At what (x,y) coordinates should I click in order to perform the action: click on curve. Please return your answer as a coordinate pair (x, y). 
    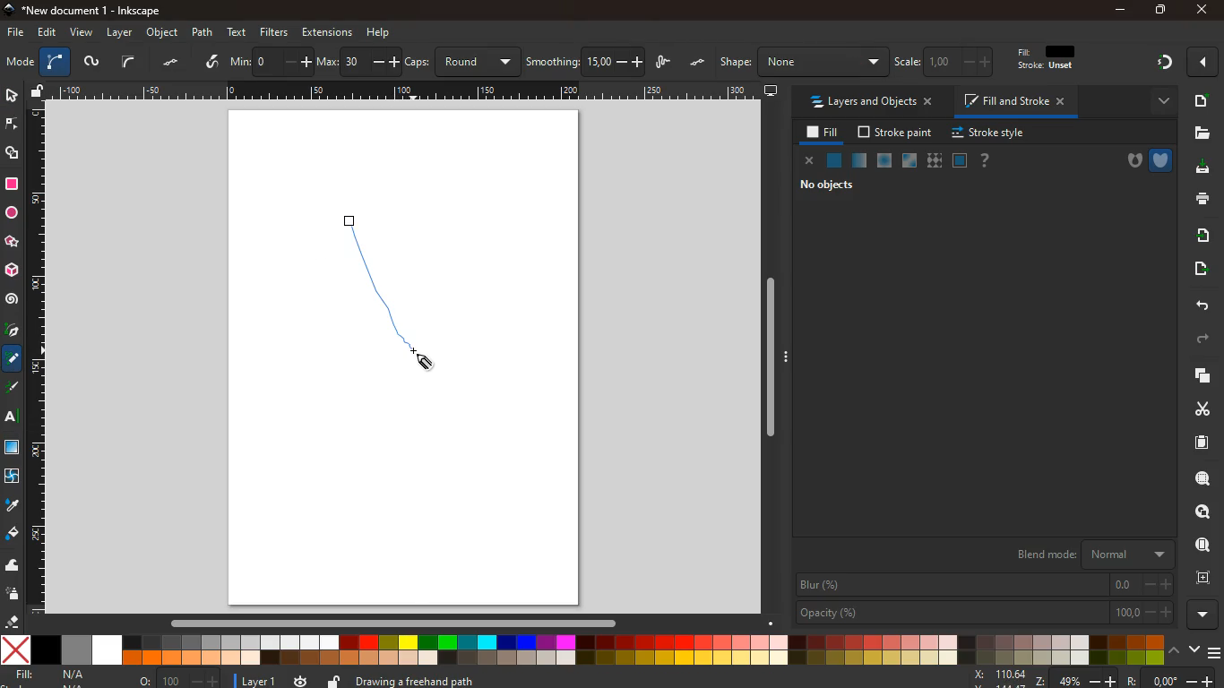
    Looking at the image, I should click on (128, 62).